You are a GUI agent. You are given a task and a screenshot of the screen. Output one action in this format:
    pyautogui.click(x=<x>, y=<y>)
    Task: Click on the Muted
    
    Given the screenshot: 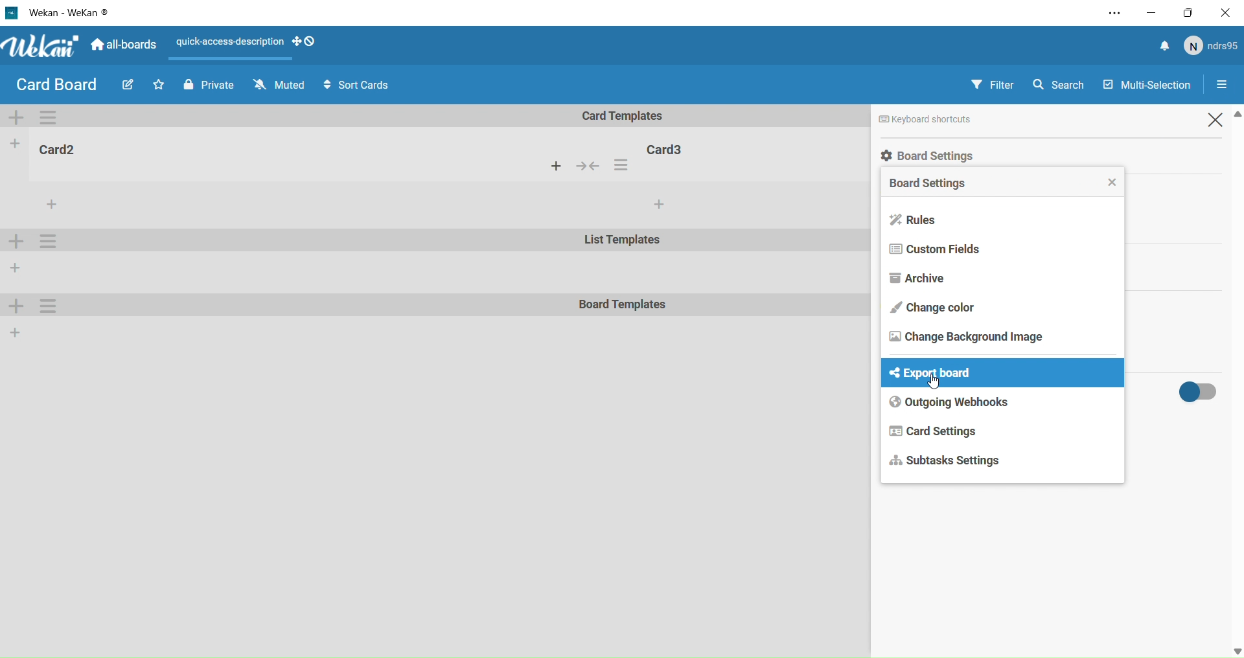 What is the action you would take?
    pyautogui.click(x=277, y=85)
    